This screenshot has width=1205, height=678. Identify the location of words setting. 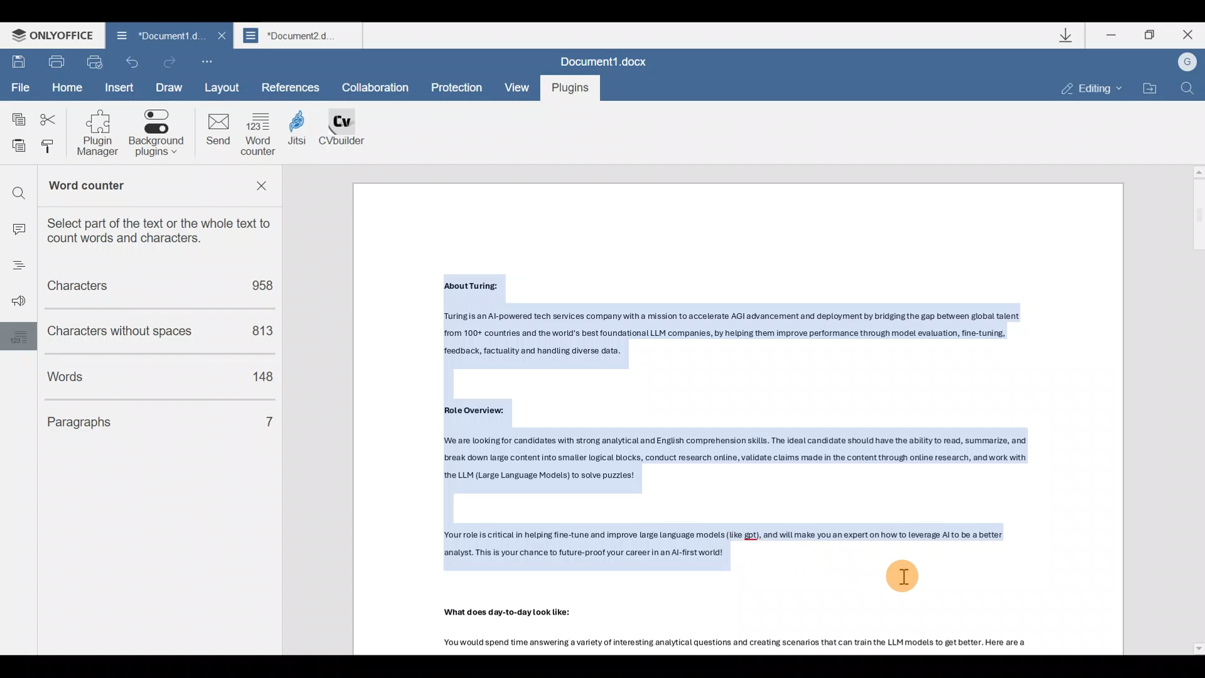
(16, 336).